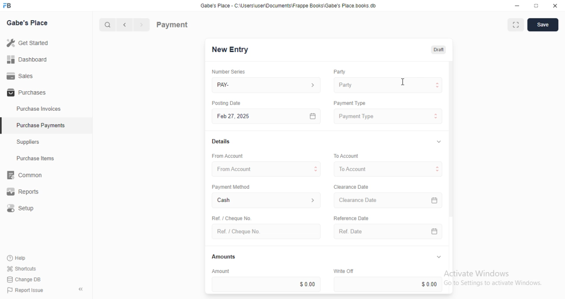  Describe the element at coordinates (555, 6) in the screenshot. I see `close` at that location.